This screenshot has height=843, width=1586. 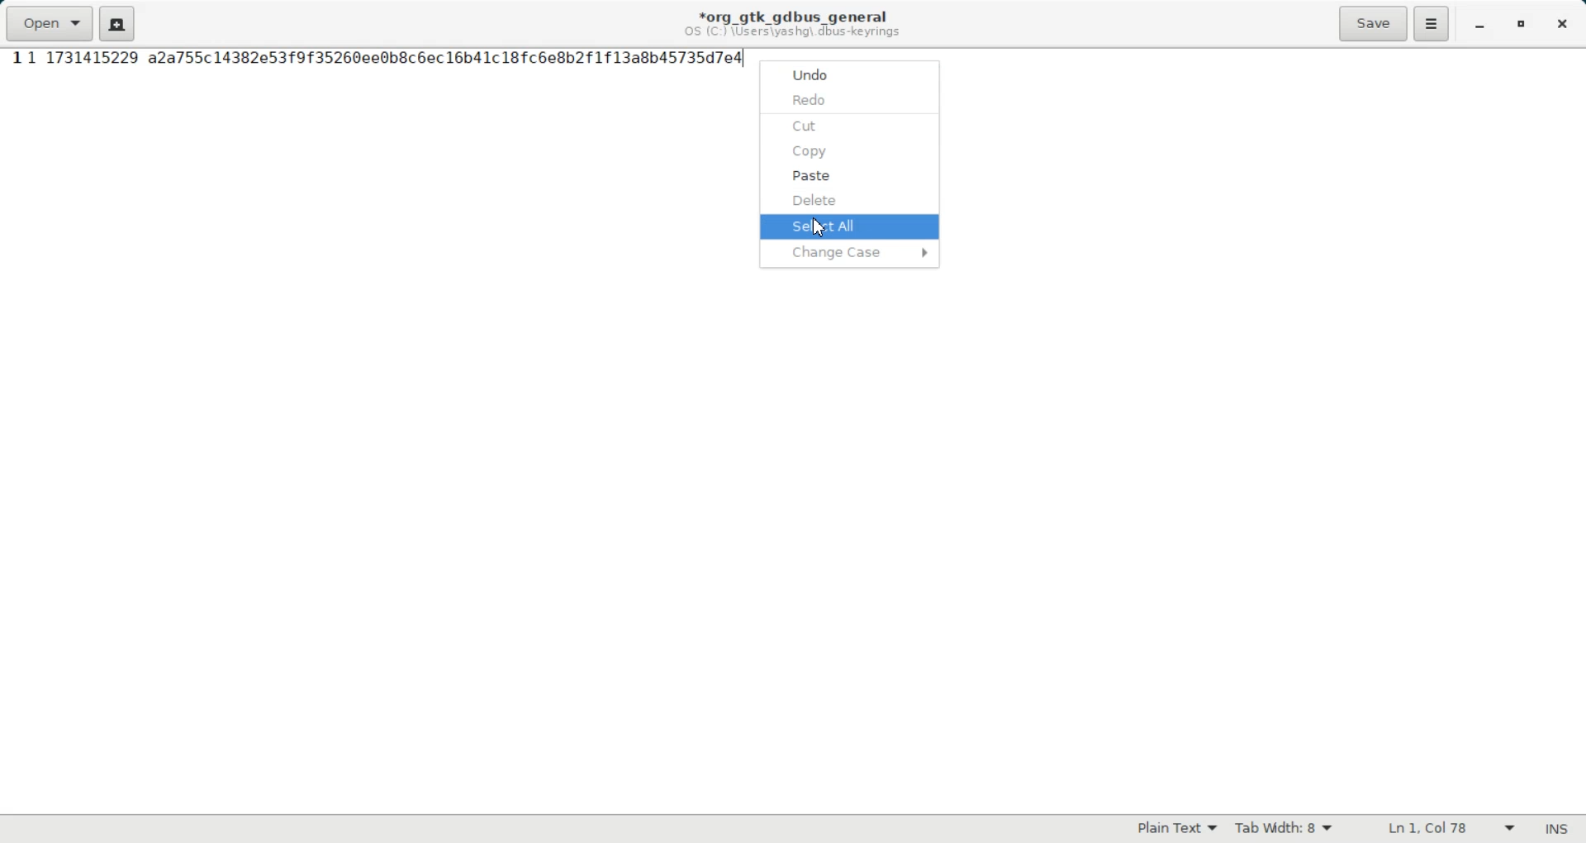 I want to click on Close, so click(x=1560, y=25).